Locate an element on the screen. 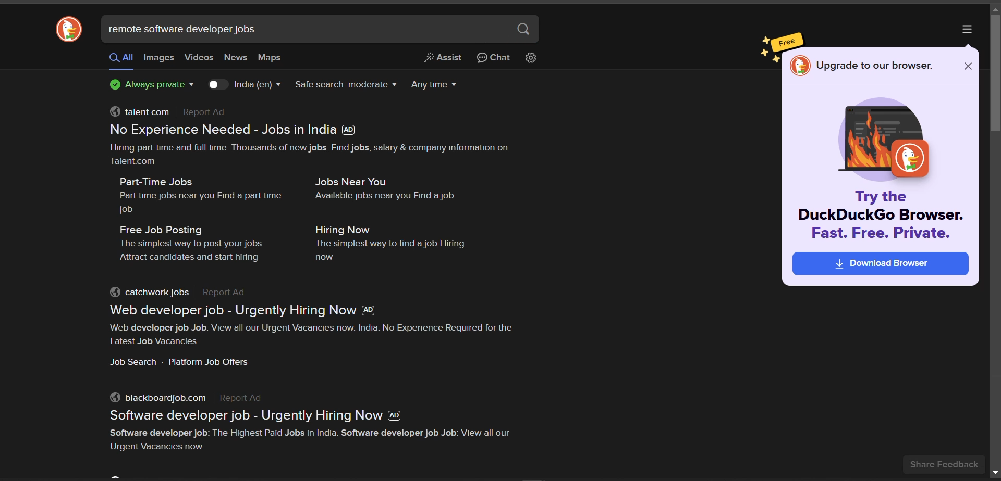 Image resolution: width=1001 pixels, height=481 pixels. Hiring part-time and full-time. Thousands of new jobs. Find jobs, salary & company information on Talent.com is located at coordinates (307, 154).